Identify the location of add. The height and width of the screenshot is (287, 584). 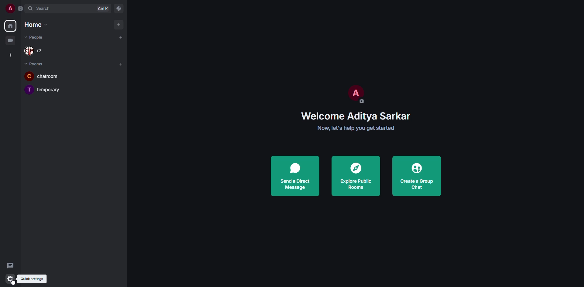
(120, 37).